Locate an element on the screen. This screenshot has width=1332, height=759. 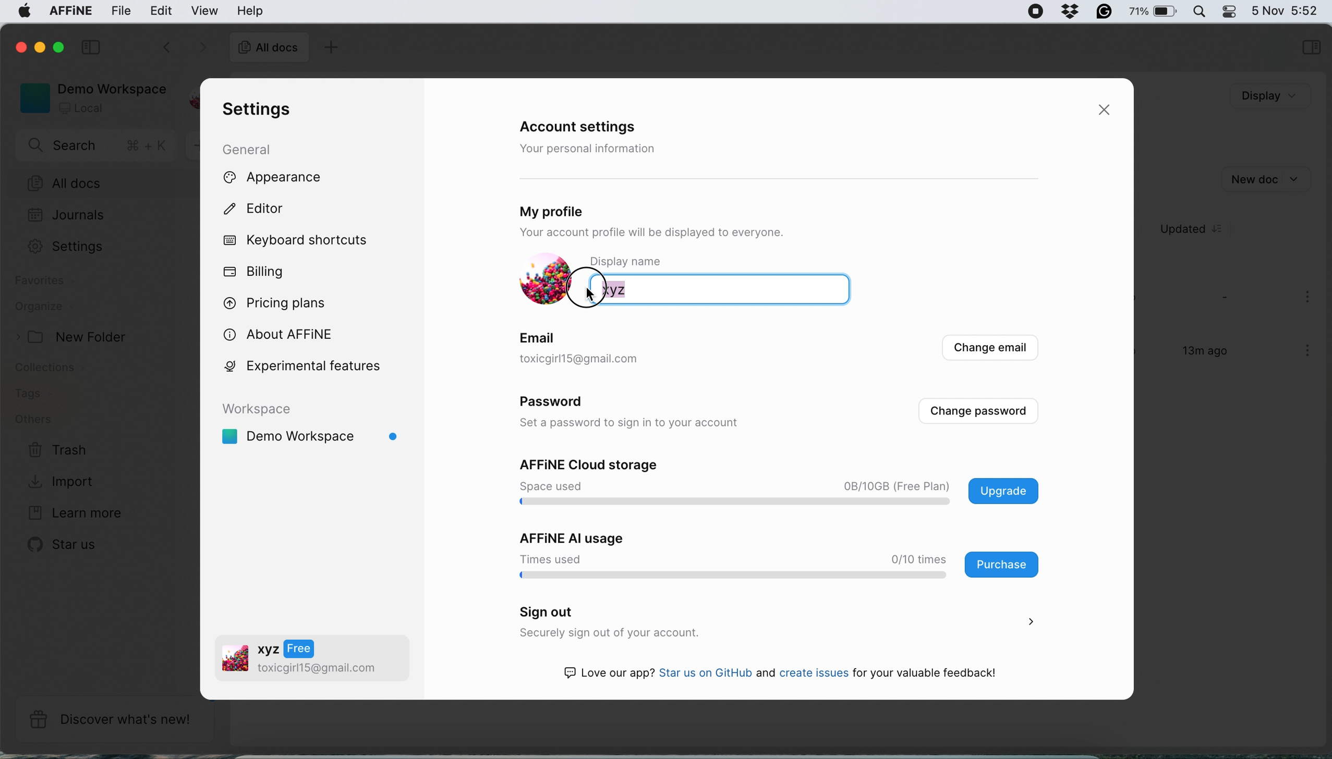
email is located at coordinates (540, 336).